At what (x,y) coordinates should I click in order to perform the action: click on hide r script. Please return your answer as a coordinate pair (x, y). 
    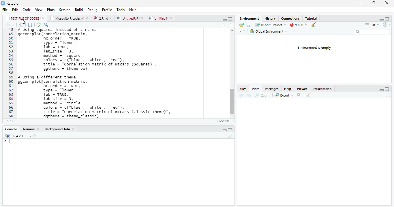
    Looking at the image, I should click on (224, 130).